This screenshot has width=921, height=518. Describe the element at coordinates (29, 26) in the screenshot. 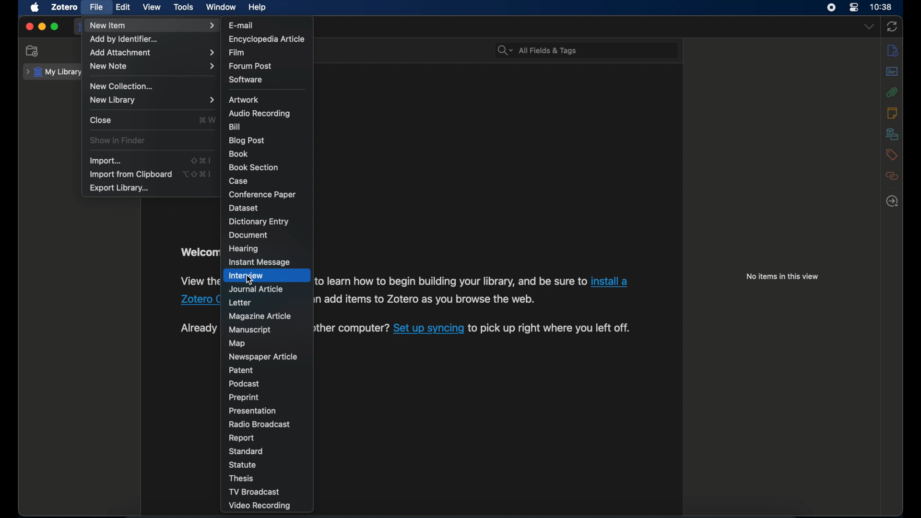

I see `close` at that location.